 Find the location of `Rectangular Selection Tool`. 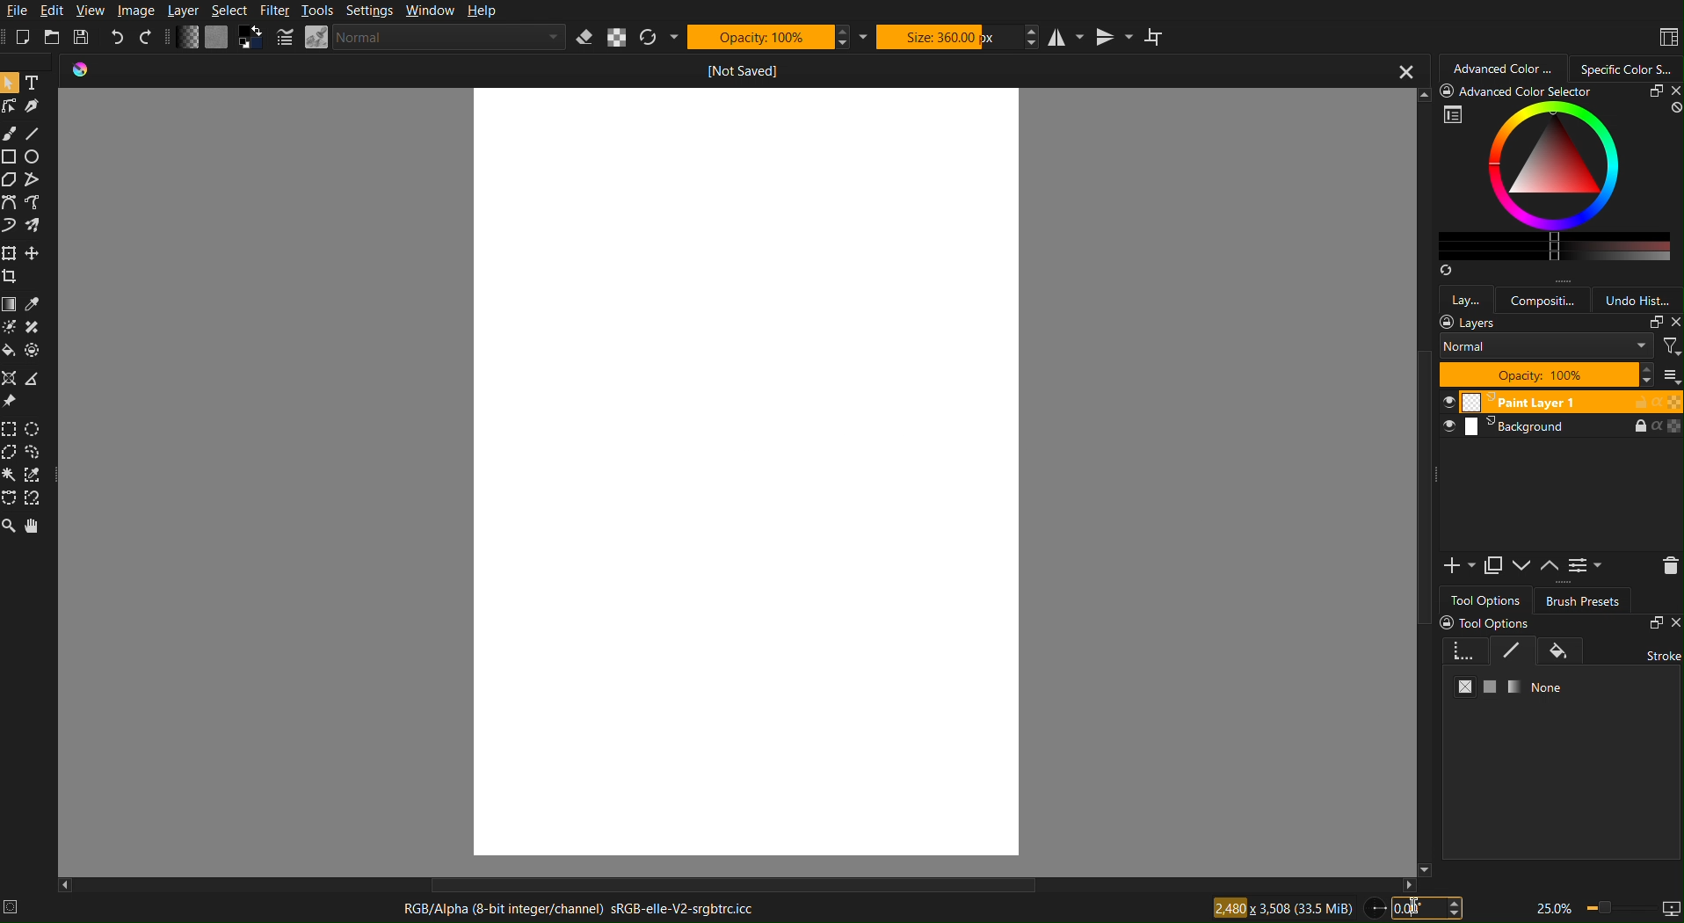

Rectangular Selection Tool is located at coordinates (10, 429).